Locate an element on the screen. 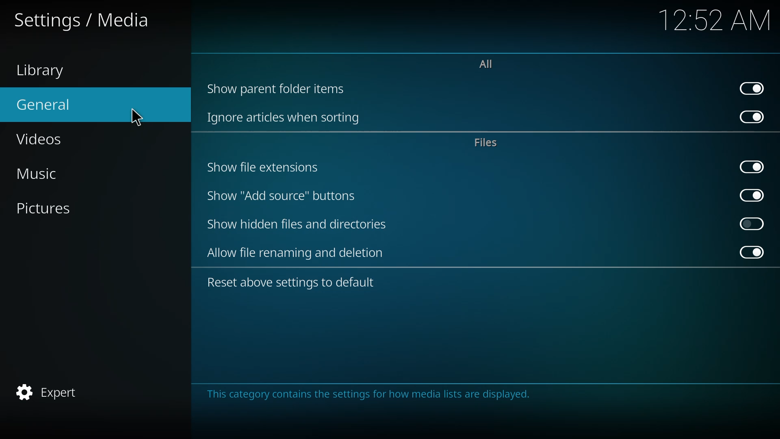 This screenshot has height=439, width=780. enabled is located at coordinates (752, 88).